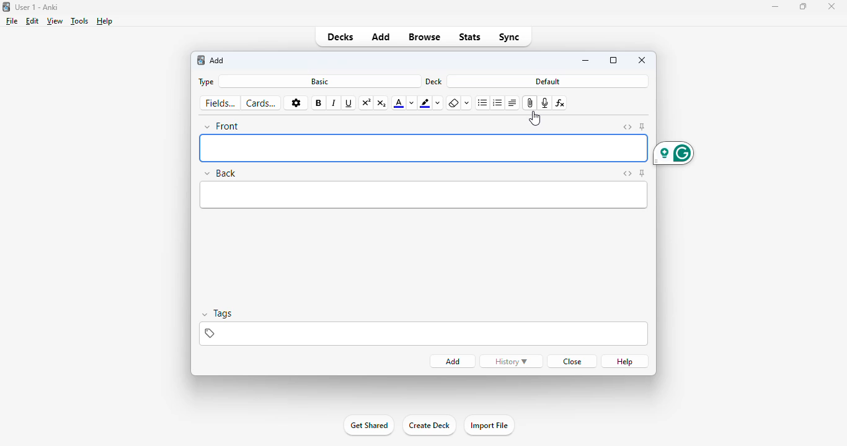  Describe the element at coordinates (545, 103) in the screenshot. I see `record audio` at that location.